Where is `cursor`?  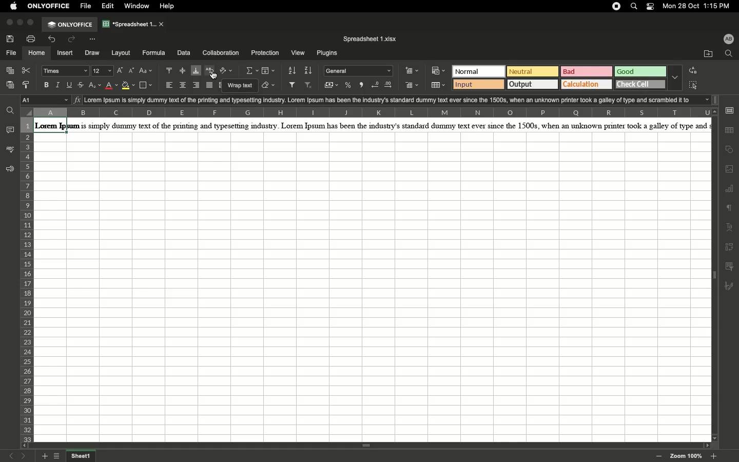 cursor is located at coordinates (213, 76).